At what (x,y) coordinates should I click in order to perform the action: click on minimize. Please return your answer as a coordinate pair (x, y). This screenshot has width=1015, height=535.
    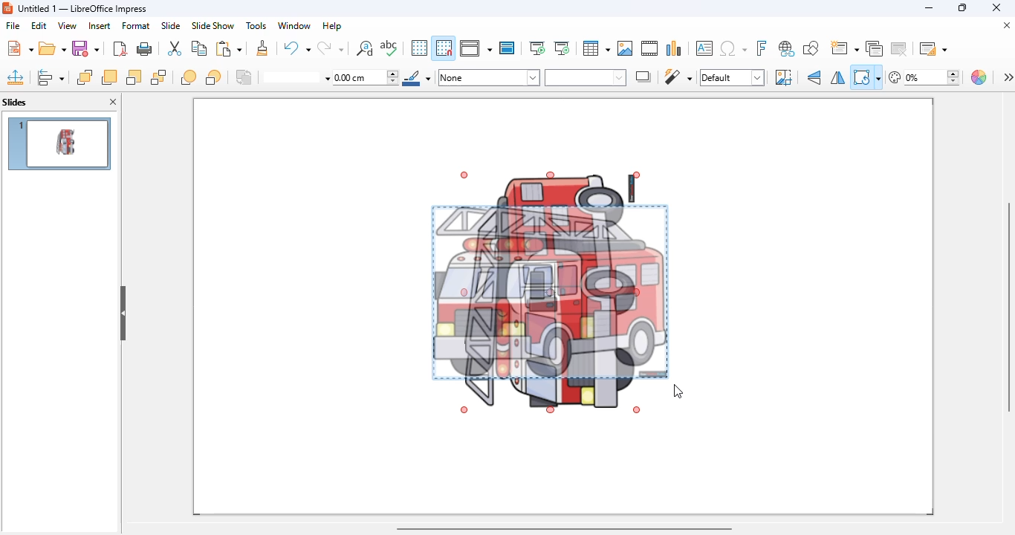
    Looking at the image, I should click on (930, 7).